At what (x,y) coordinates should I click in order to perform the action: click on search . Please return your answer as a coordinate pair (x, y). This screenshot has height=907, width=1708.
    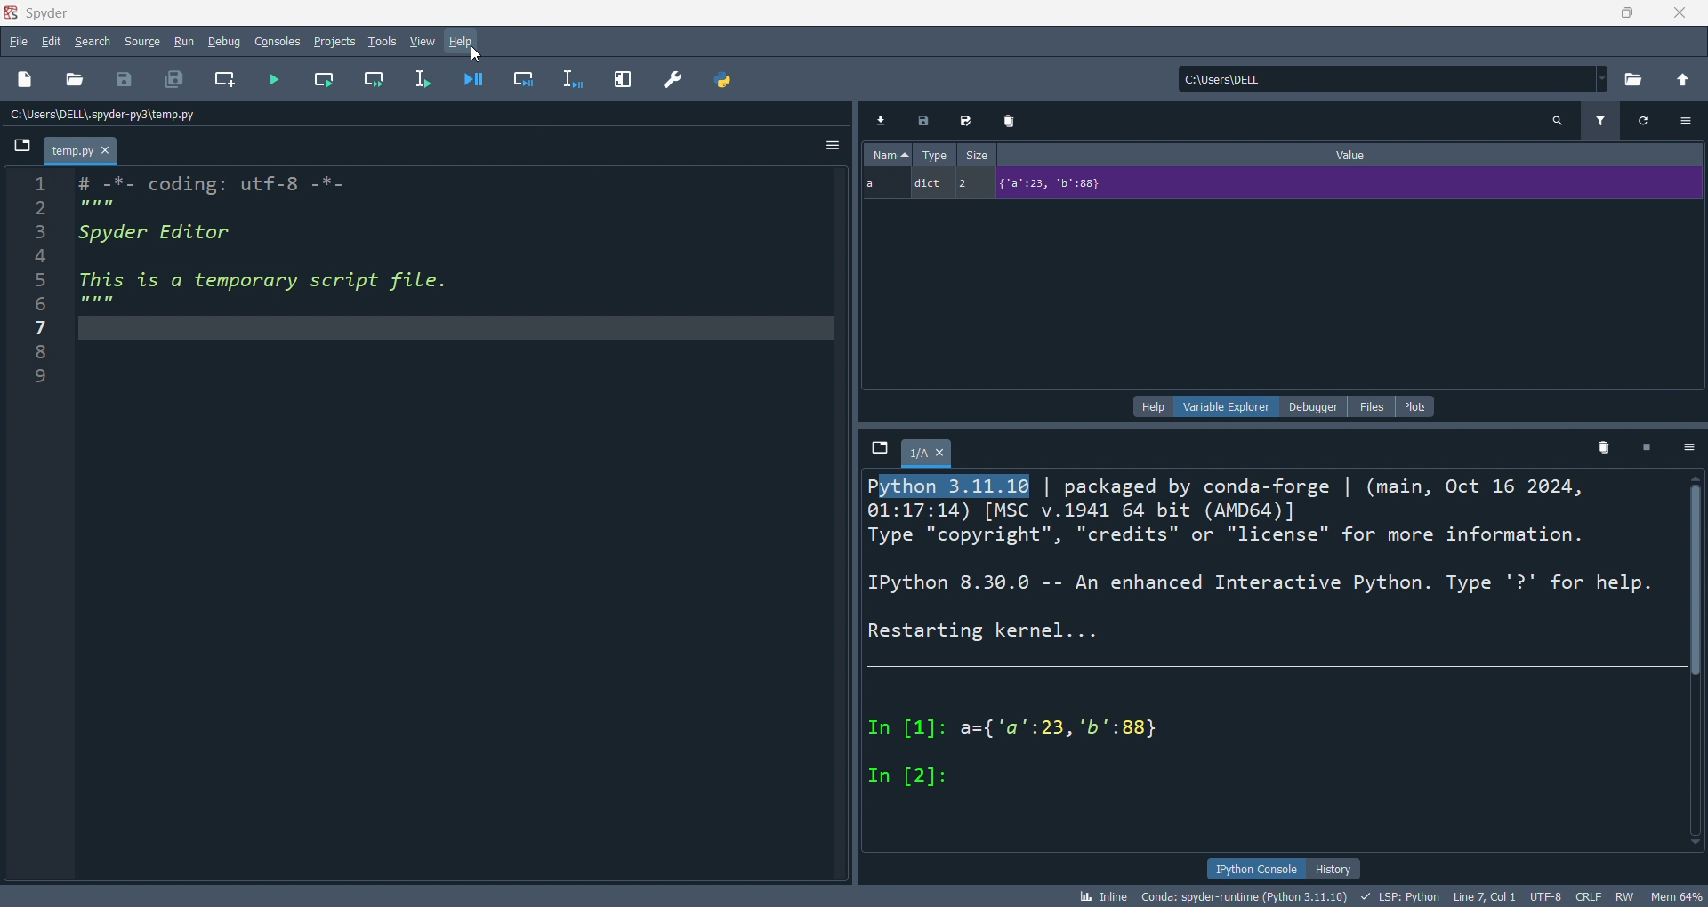
    Looking at the image, I should click on (93, 42).